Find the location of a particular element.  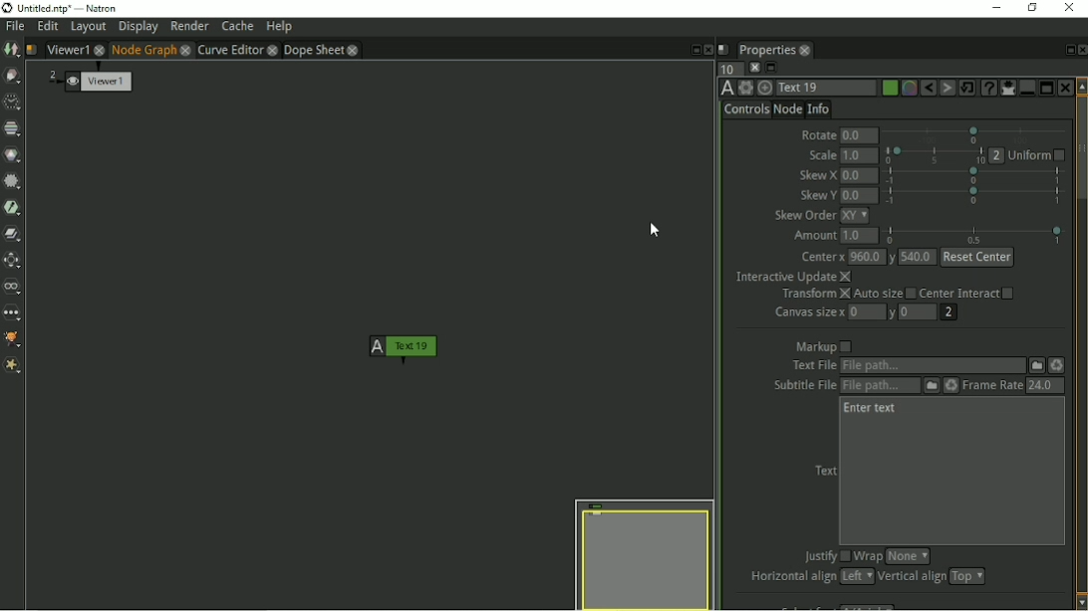

Text is located at coordinates (824, 471).